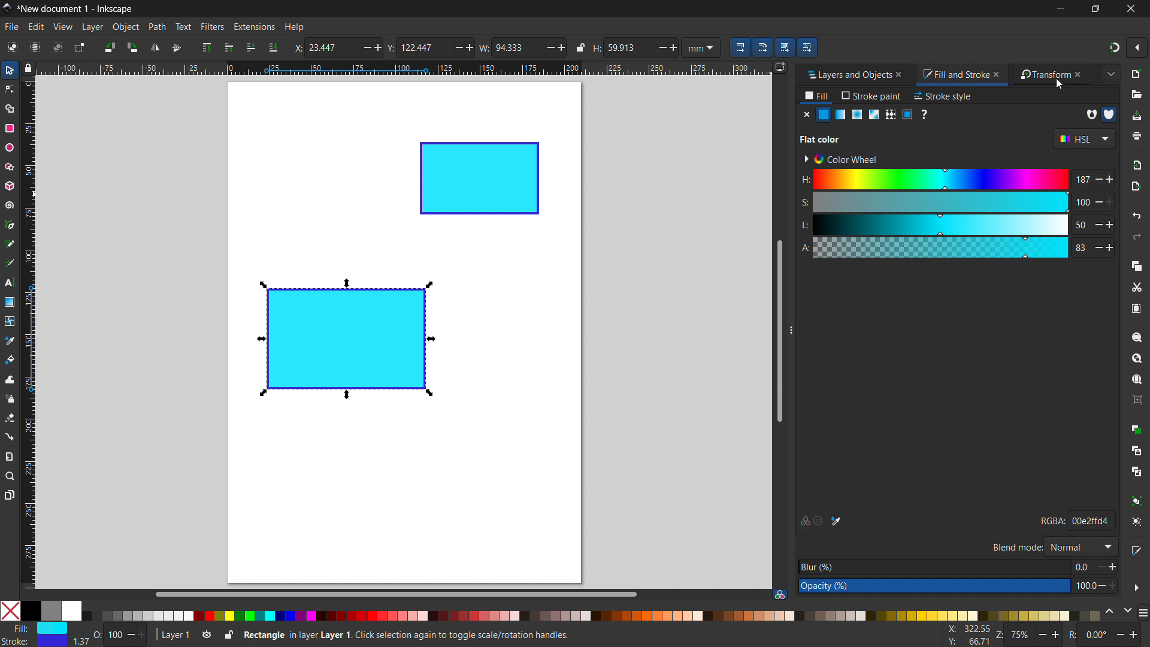 The height and width of the screenshot is (647, 1150). Describe the element at coordinates (784, 47) in the screenshot. I see `move gradients along with the objects` at that location.